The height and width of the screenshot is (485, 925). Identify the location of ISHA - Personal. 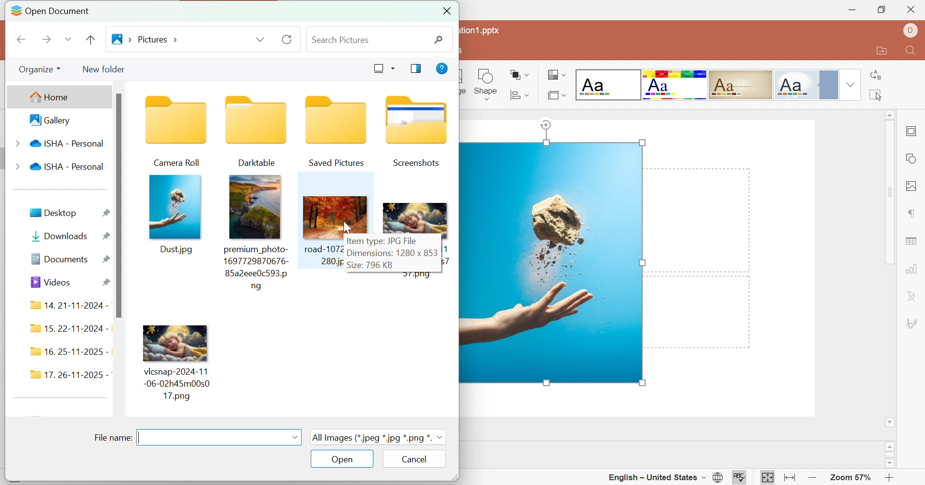
(67, 143).